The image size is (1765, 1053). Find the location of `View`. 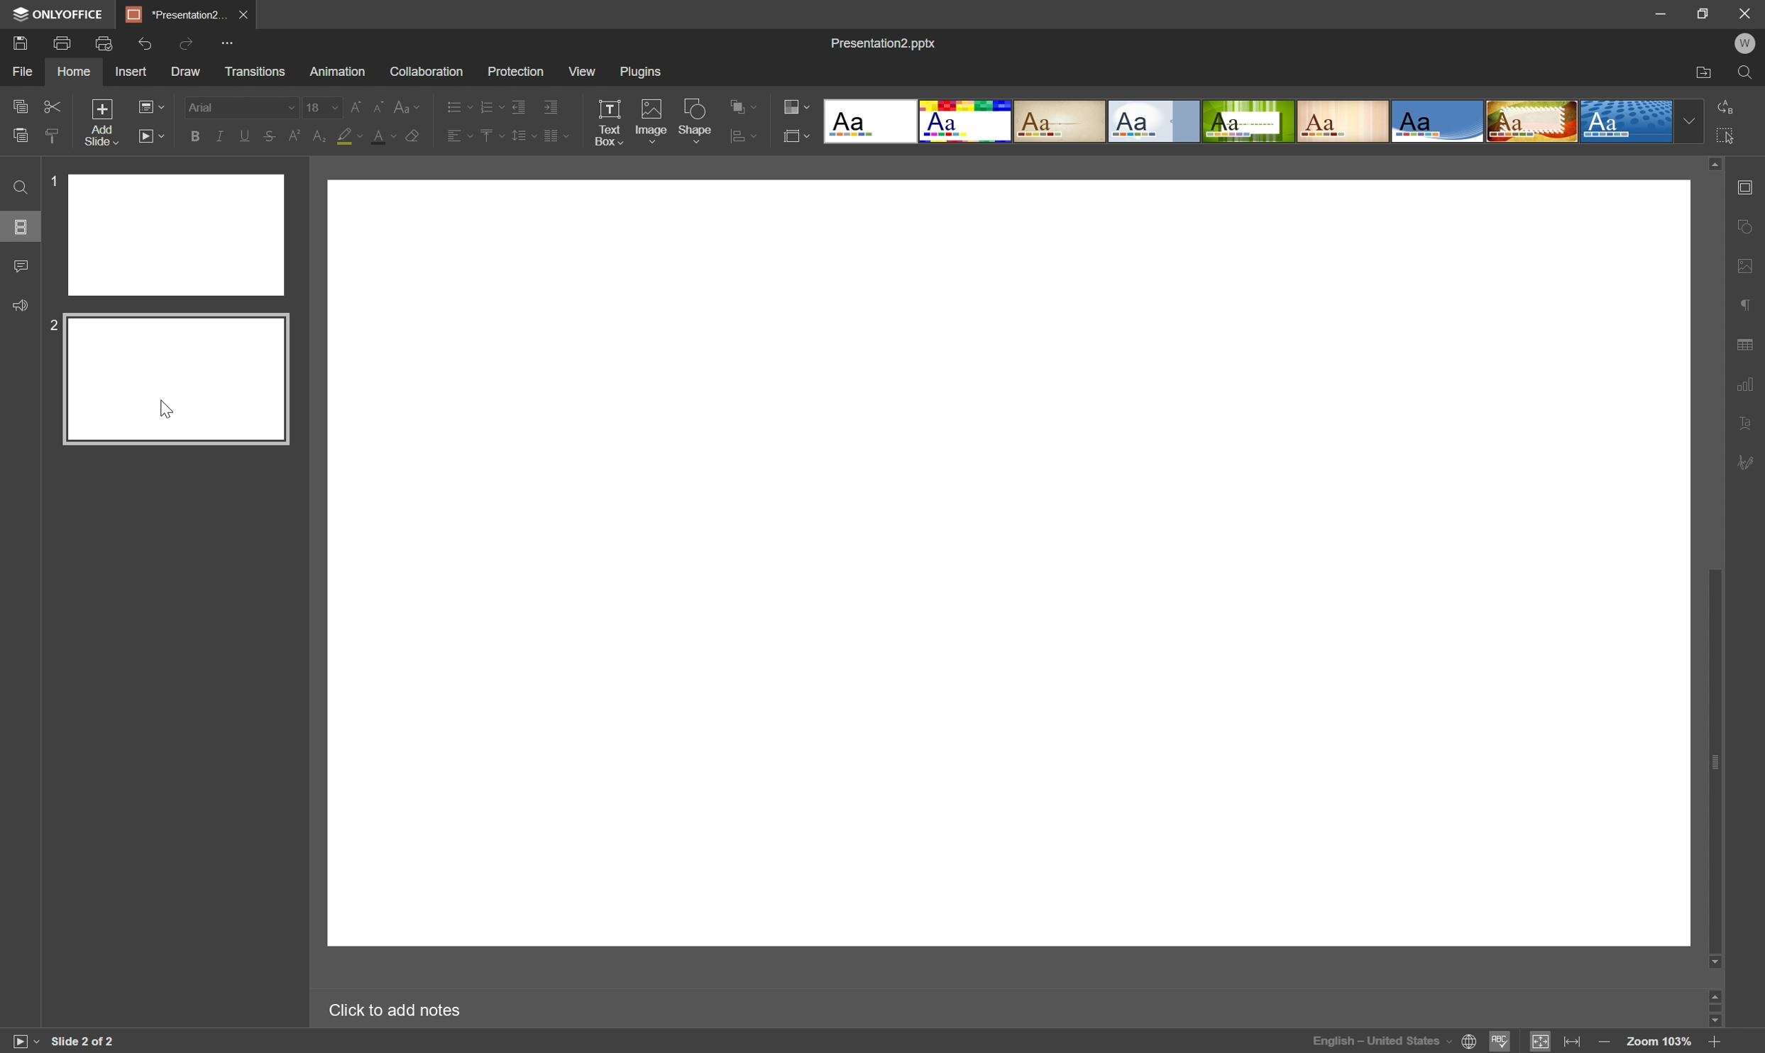

View is located at coordinates (581, 72).